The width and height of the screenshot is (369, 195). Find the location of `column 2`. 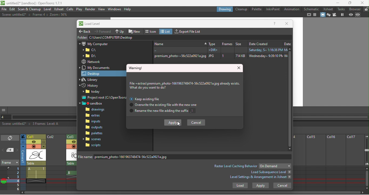

column 2 is located at coordinates (56, 163).